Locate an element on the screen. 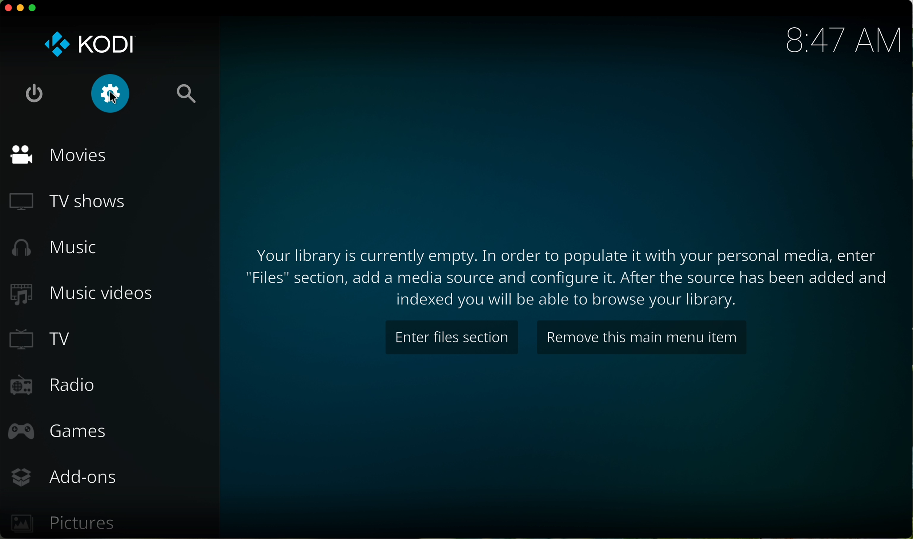 The height and width of the screenshot is (539, 913). games is located at coordinates (59, 432).